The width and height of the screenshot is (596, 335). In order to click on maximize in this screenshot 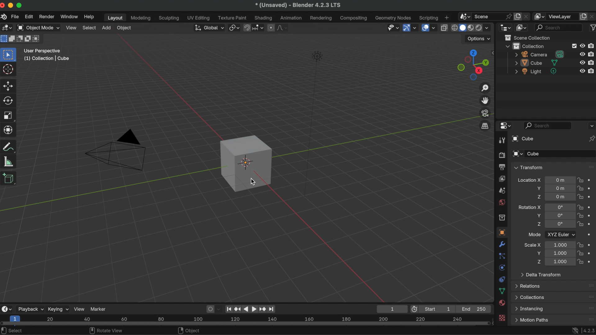, I will do `click(20, 5)`.